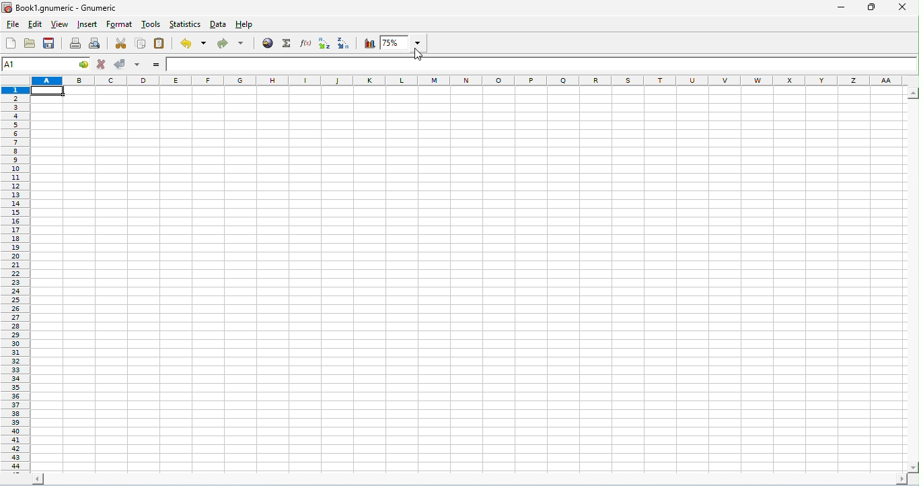 This screenshot has width=919, height=486. Describe the element at coordinates (11, 43) in the screenshot. I see `new` at that location.